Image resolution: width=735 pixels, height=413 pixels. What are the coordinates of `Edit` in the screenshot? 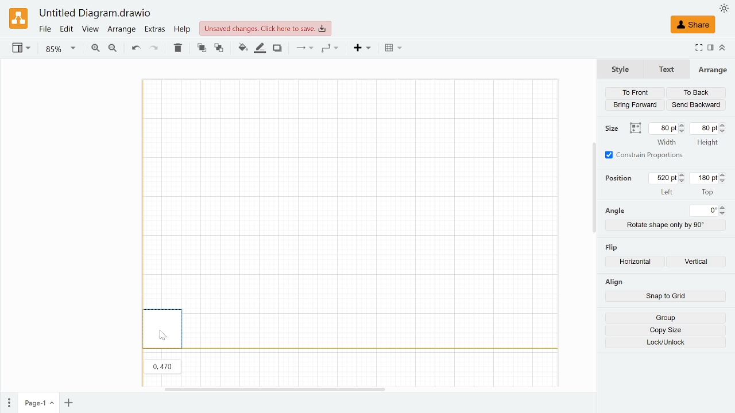 It's located at (67, 29).